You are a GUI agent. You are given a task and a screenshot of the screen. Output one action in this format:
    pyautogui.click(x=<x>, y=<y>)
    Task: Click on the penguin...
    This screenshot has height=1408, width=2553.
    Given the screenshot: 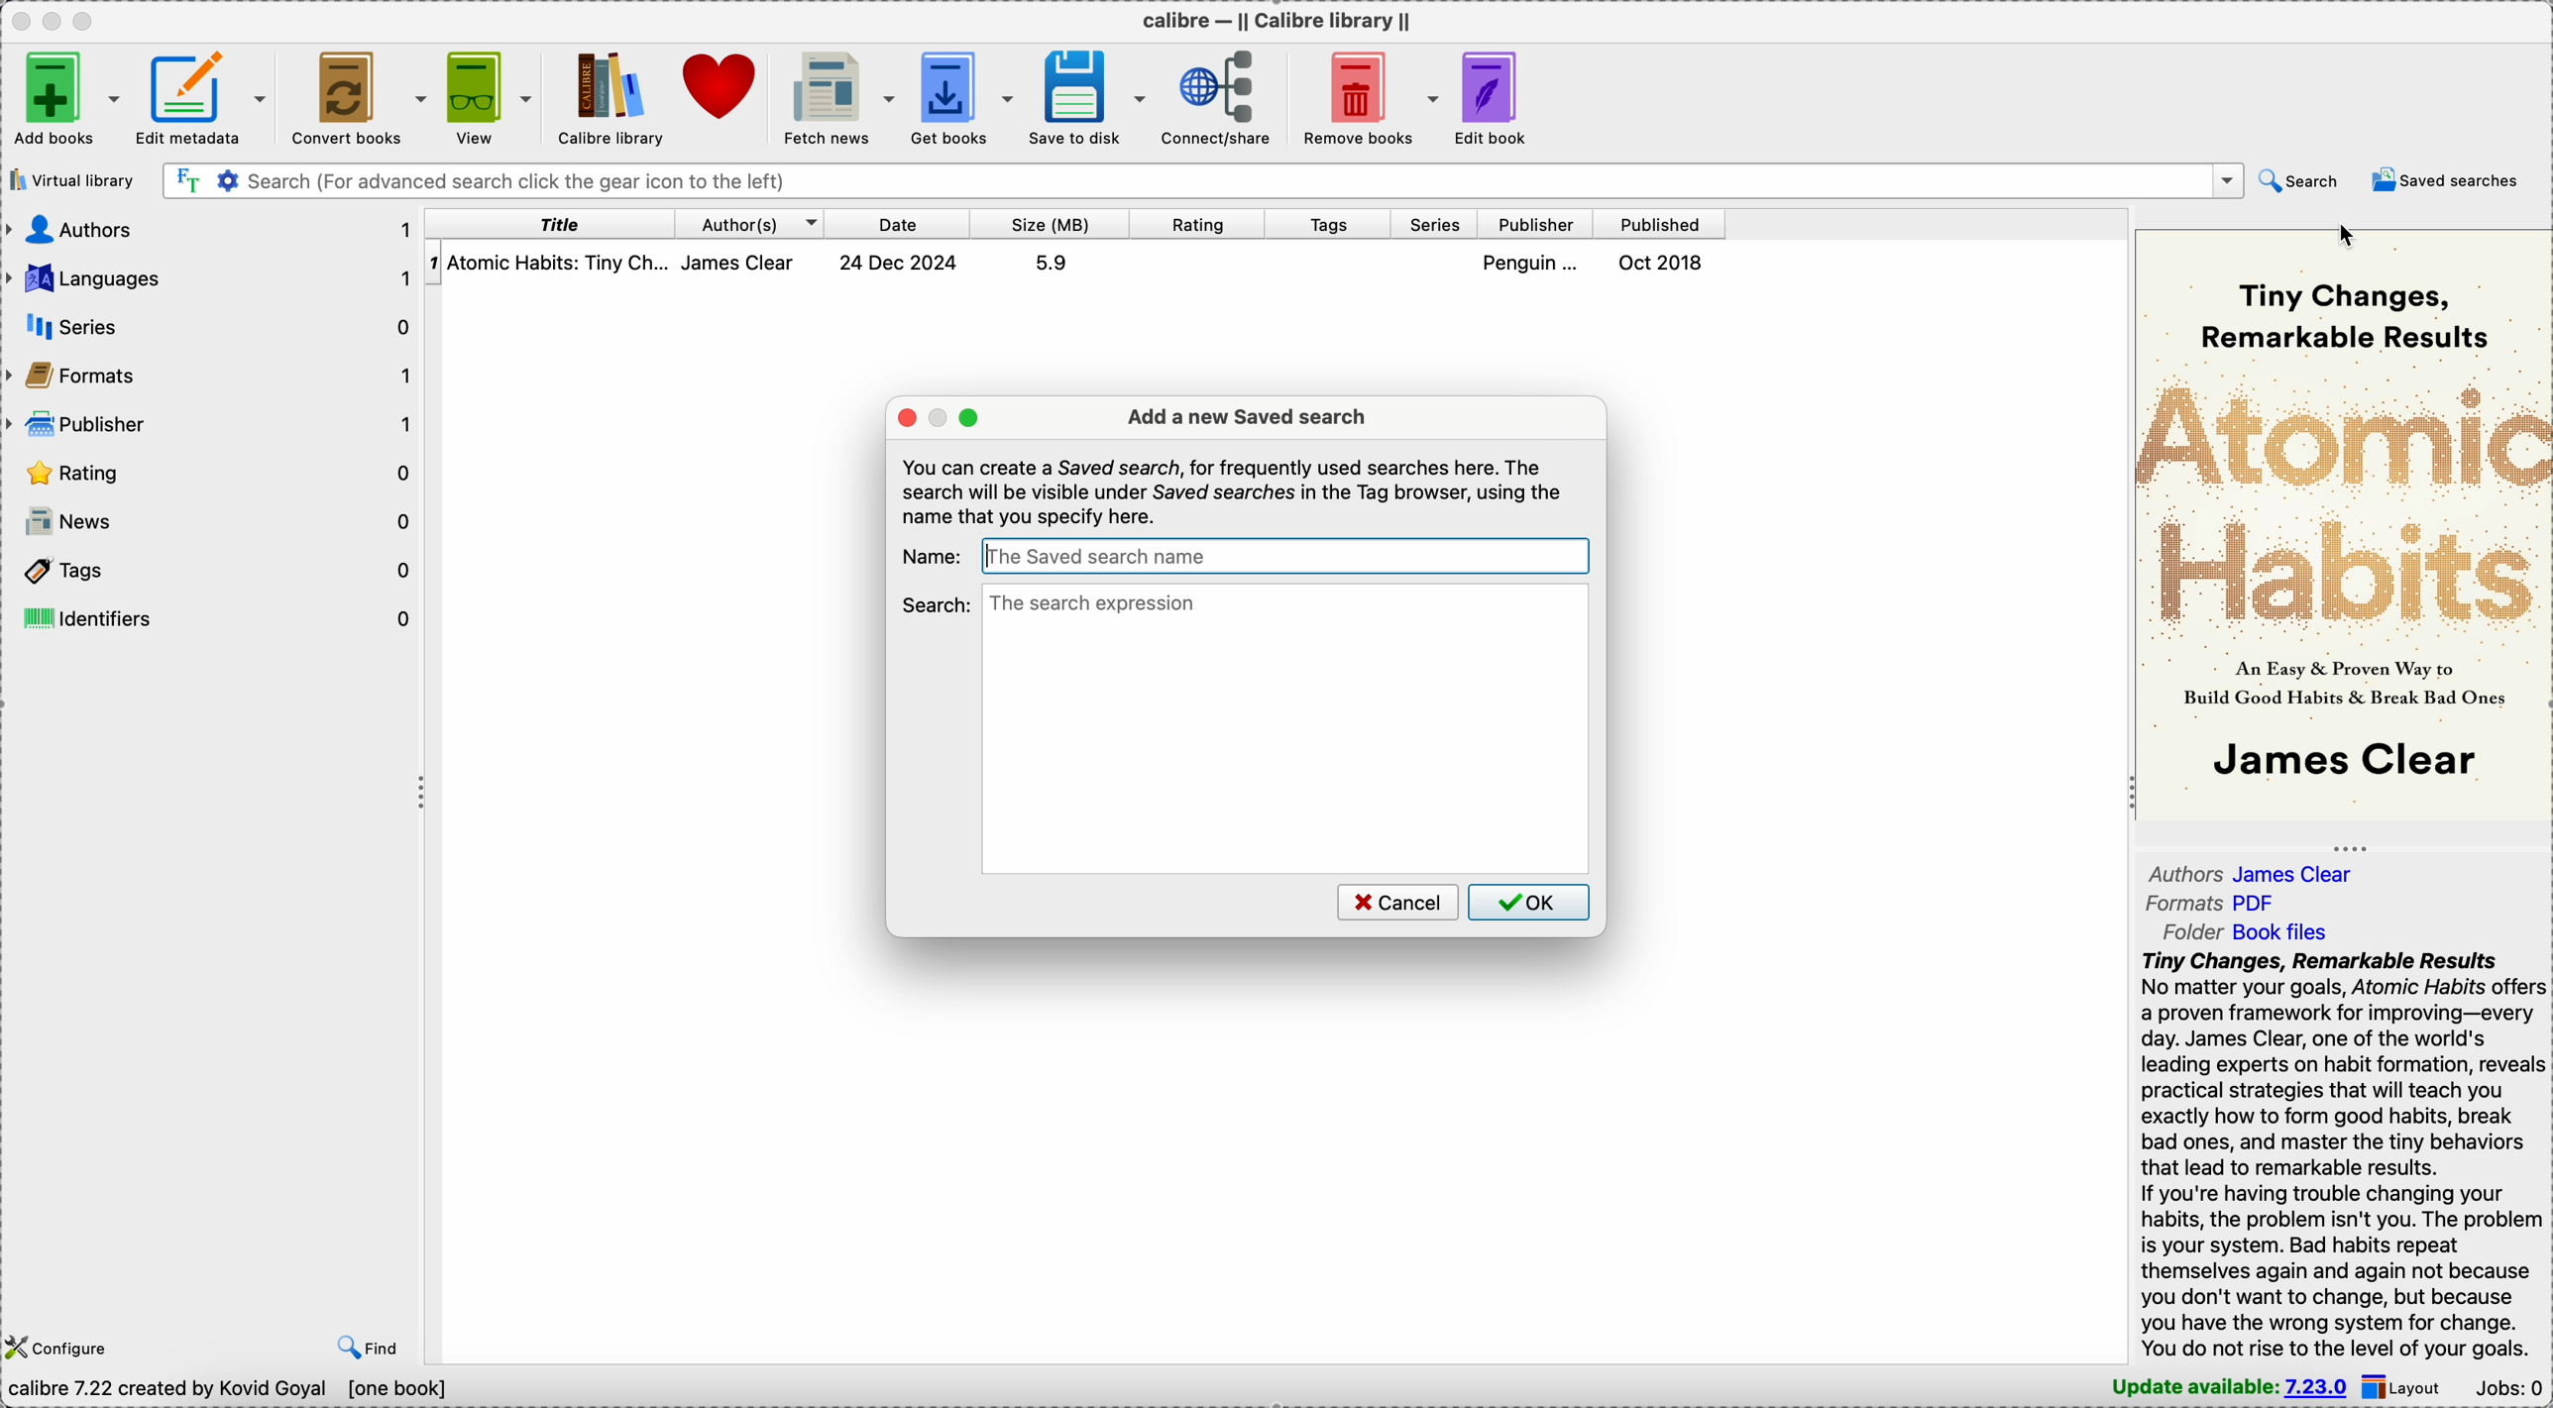 What is the action you would take?
    pyautogui.click(x=1535, y=263)
    